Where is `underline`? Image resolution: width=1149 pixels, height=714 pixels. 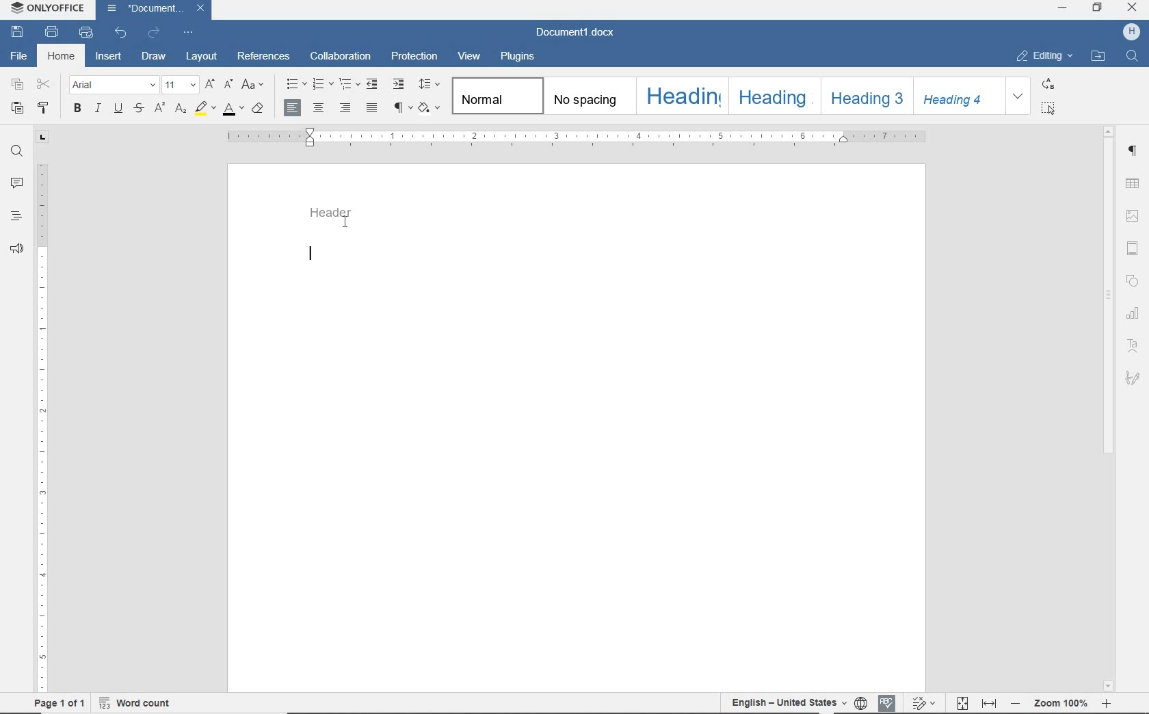 underline is located at coordinates (118, 109).